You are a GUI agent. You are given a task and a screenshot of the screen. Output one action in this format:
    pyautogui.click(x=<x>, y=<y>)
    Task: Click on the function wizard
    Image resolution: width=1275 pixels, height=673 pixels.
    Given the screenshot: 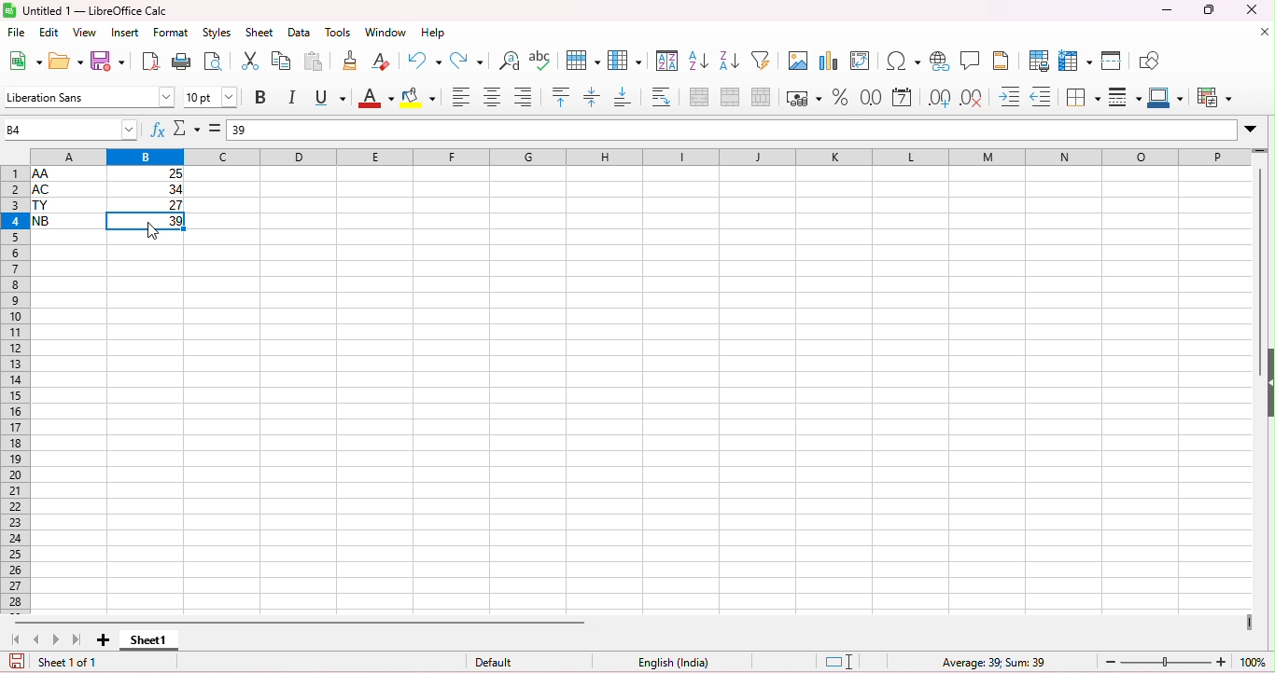 What is the action you would take?
    pyautogui.click(x=159, y=130)
    